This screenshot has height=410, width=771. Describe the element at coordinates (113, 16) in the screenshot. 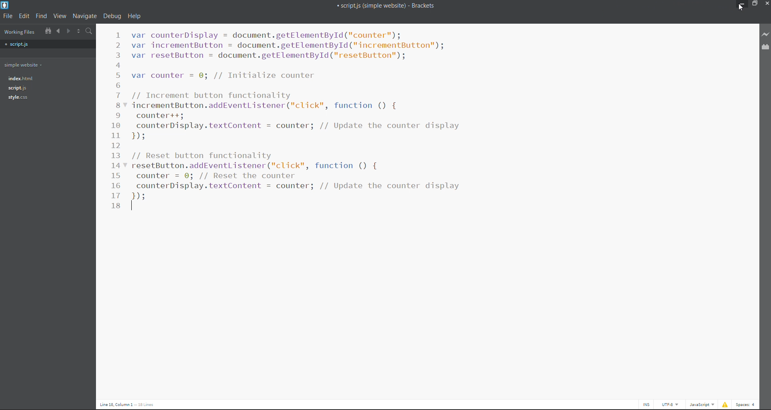

I see `debug` at that location.